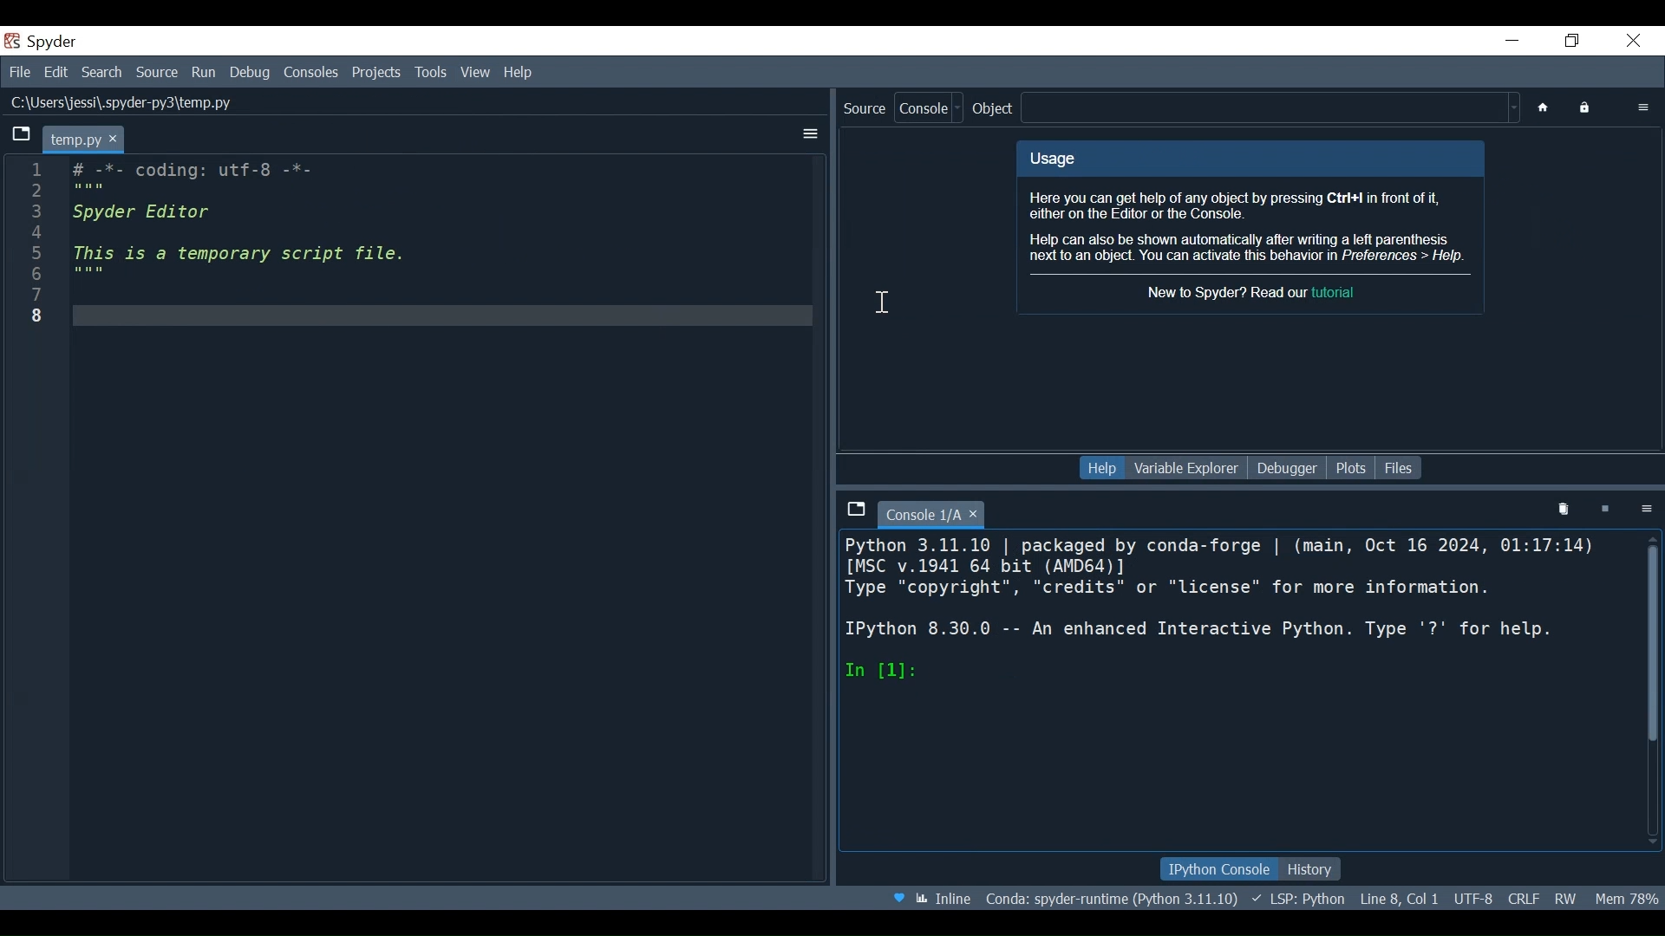 This screenshot has width=1665, height=936. Describe the element at coordinates (10, 42) in the screenshot. I see `Spyder Desktop Icon` at that location.